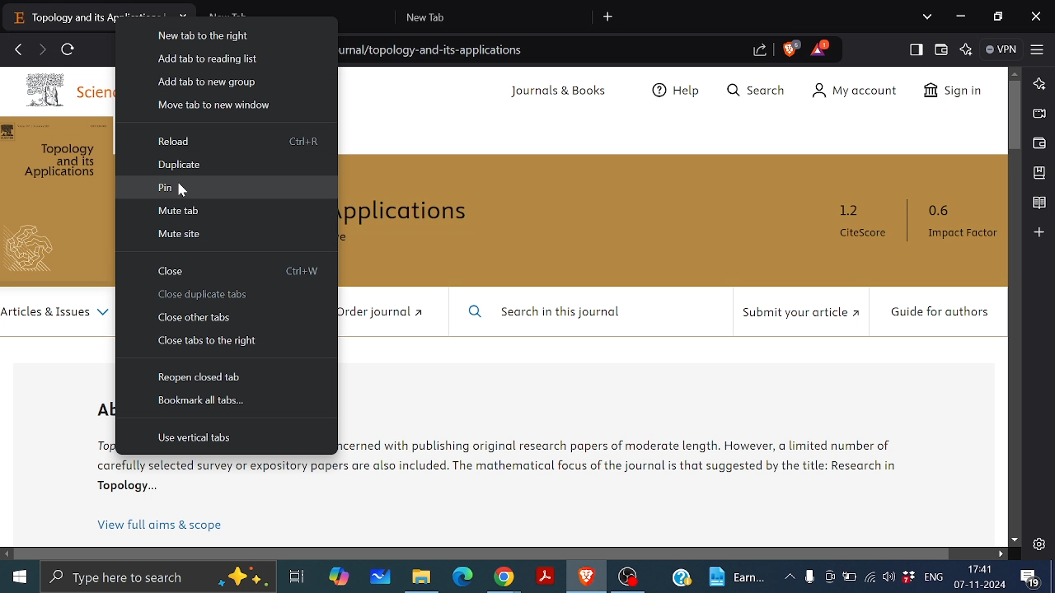 The width and height of the screenshot is (1055, 593). I want to click on Minimize, so click(962, 17).